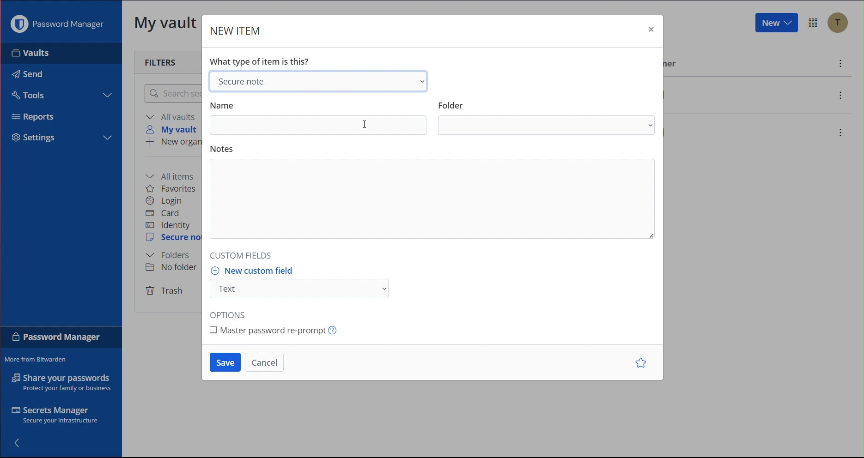 The image size is (864, 458). I want to click on Card, so click(168, 213).